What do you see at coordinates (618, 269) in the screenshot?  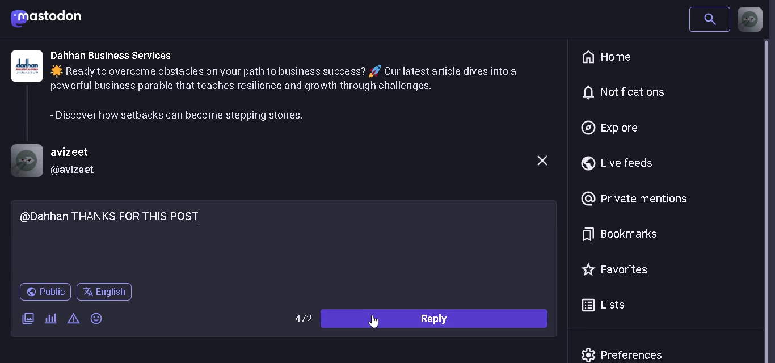 I see `favorites` at bounding box center [618, 269].